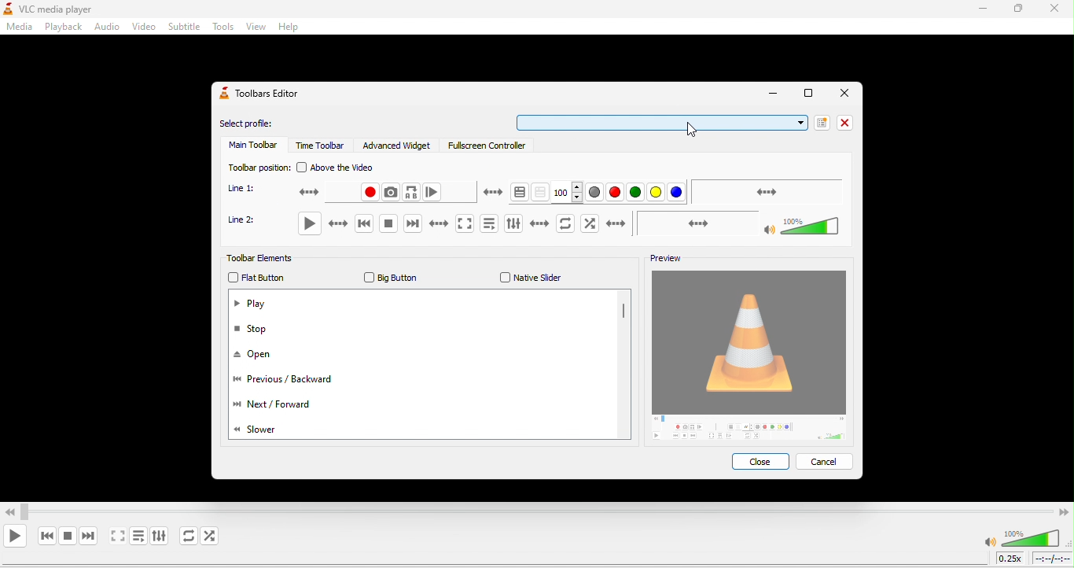 This screenshot has height=568, width=1074. I want to click on volume, so click(1023, 537).